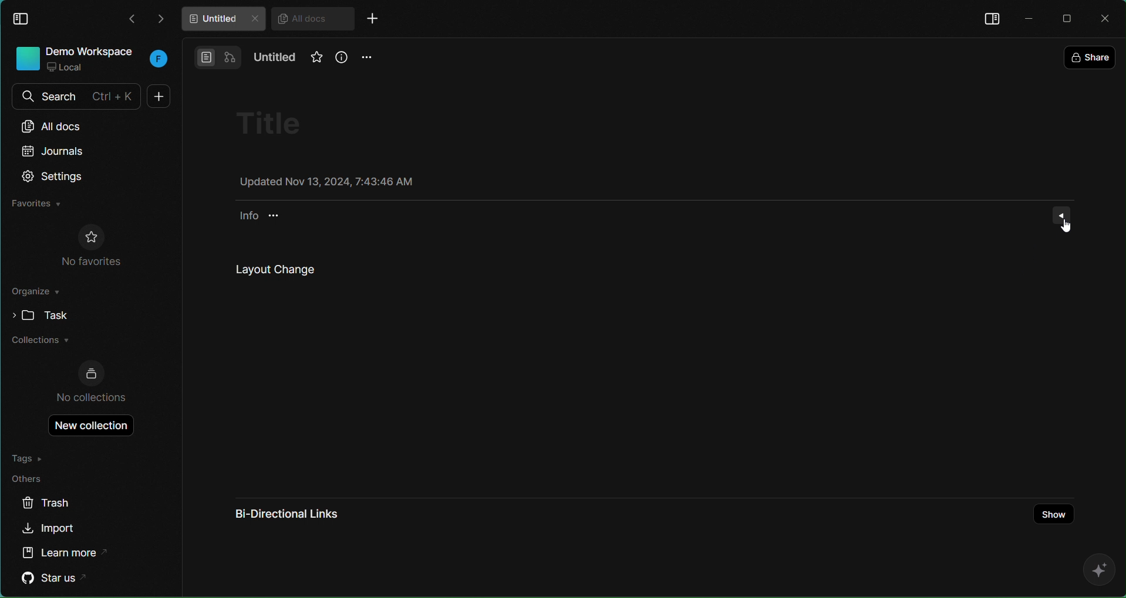  What do you see at coordinates (341, 57) in the screenshot?
I see `info` at bounding box center [341, 57].